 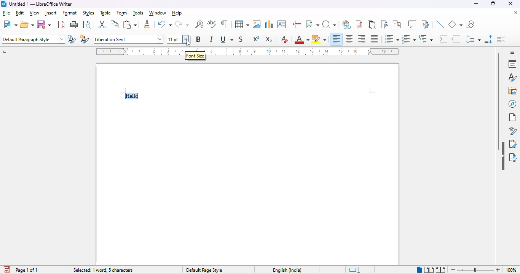 What do you see at coordinates (397, 24) in the screenshot?
I see `insert cross-reference` at bounding box center [397, 24].